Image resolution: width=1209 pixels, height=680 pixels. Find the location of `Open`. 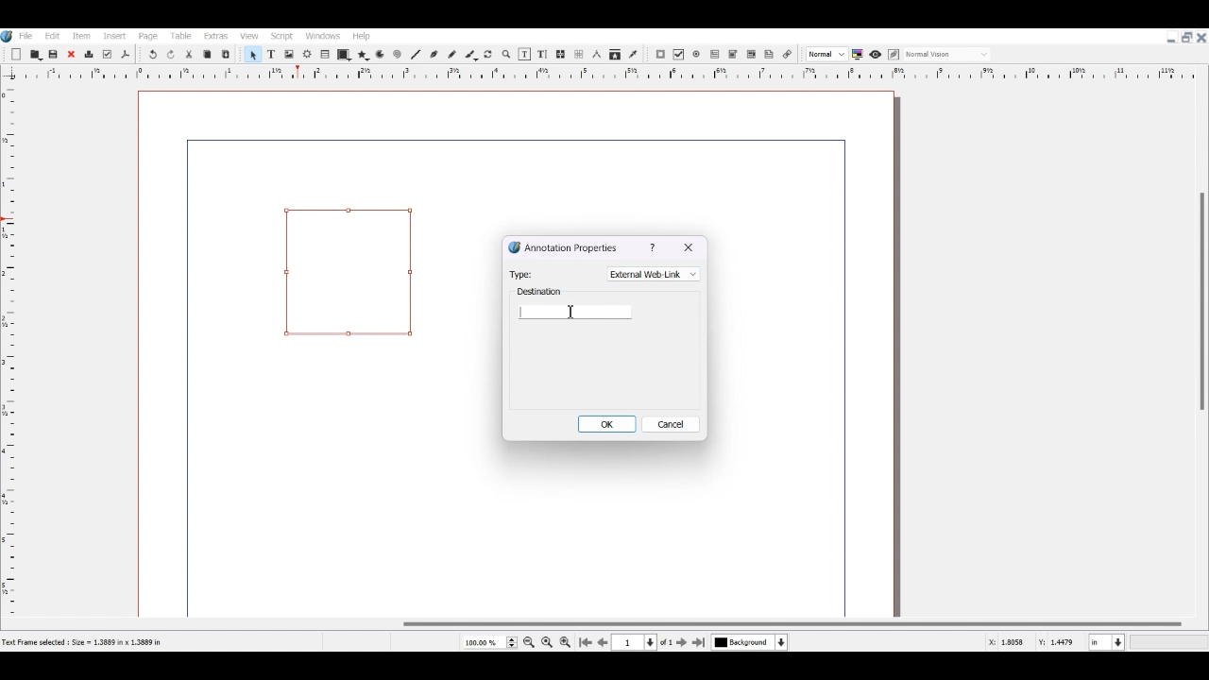

Open is located at coordinates (37, 54).